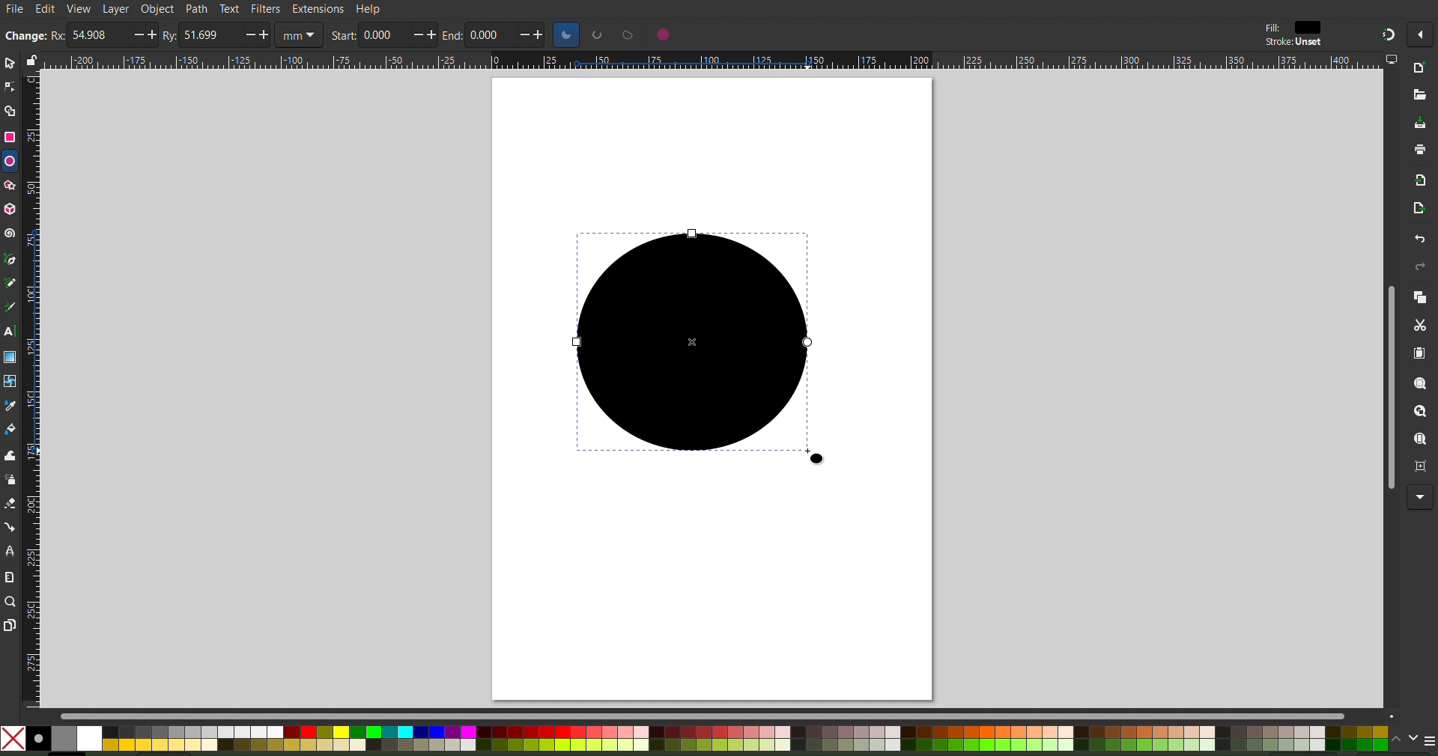  What do you see at coordinates (1419, 120) in the screenshot?
I see `Save` at bounding box center [1419, 120].